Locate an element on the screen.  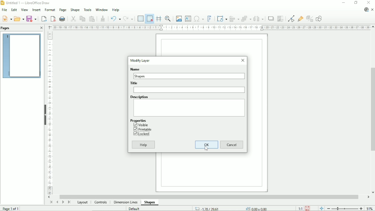
Printable is located at coordinates (142, 129).